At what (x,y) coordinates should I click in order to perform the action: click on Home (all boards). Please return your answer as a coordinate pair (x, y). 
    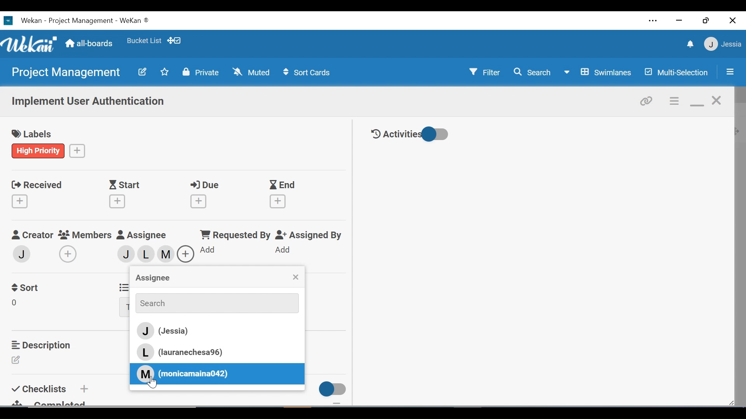
    Looking at the image, I should click on (89, 44).